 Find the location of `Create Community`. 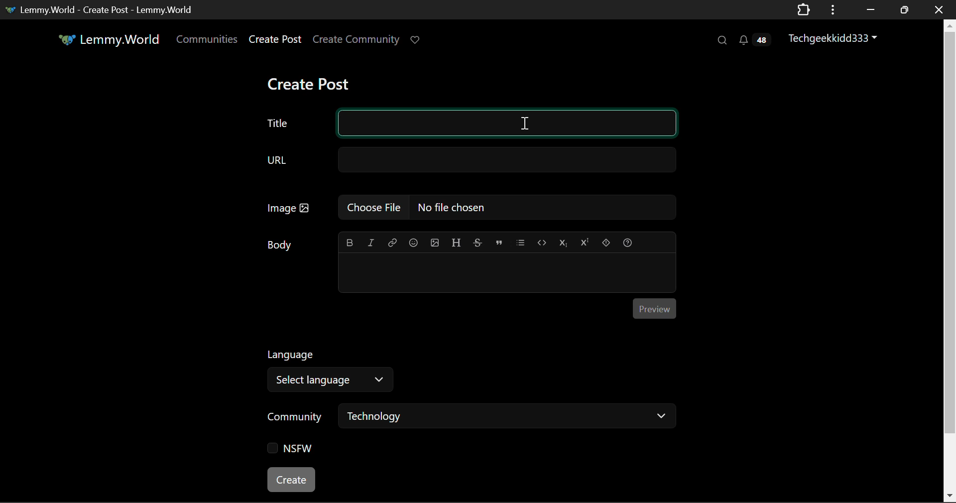

Create Community is located at coordinates (356, 41).